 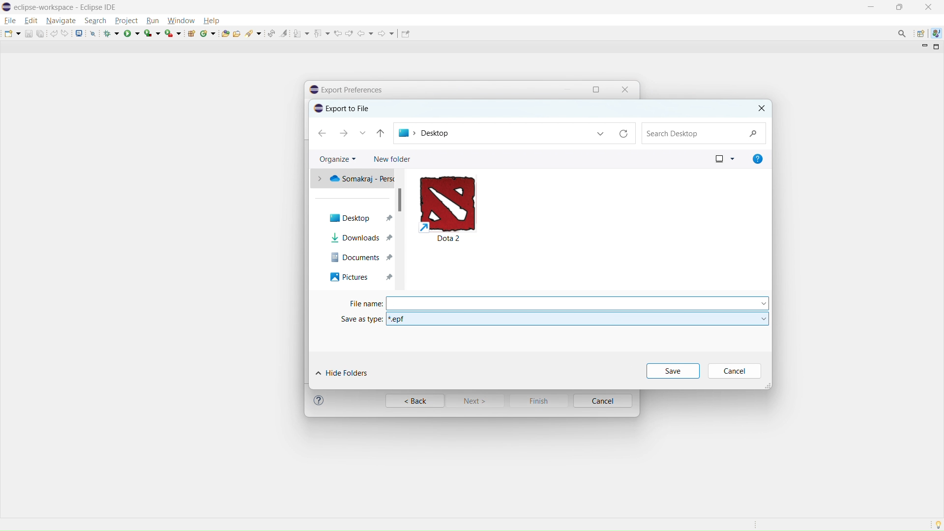 What do you see at coordinates (338, 33) in the screenshot?
I see `view previous location` at bounding box center [338, 33].